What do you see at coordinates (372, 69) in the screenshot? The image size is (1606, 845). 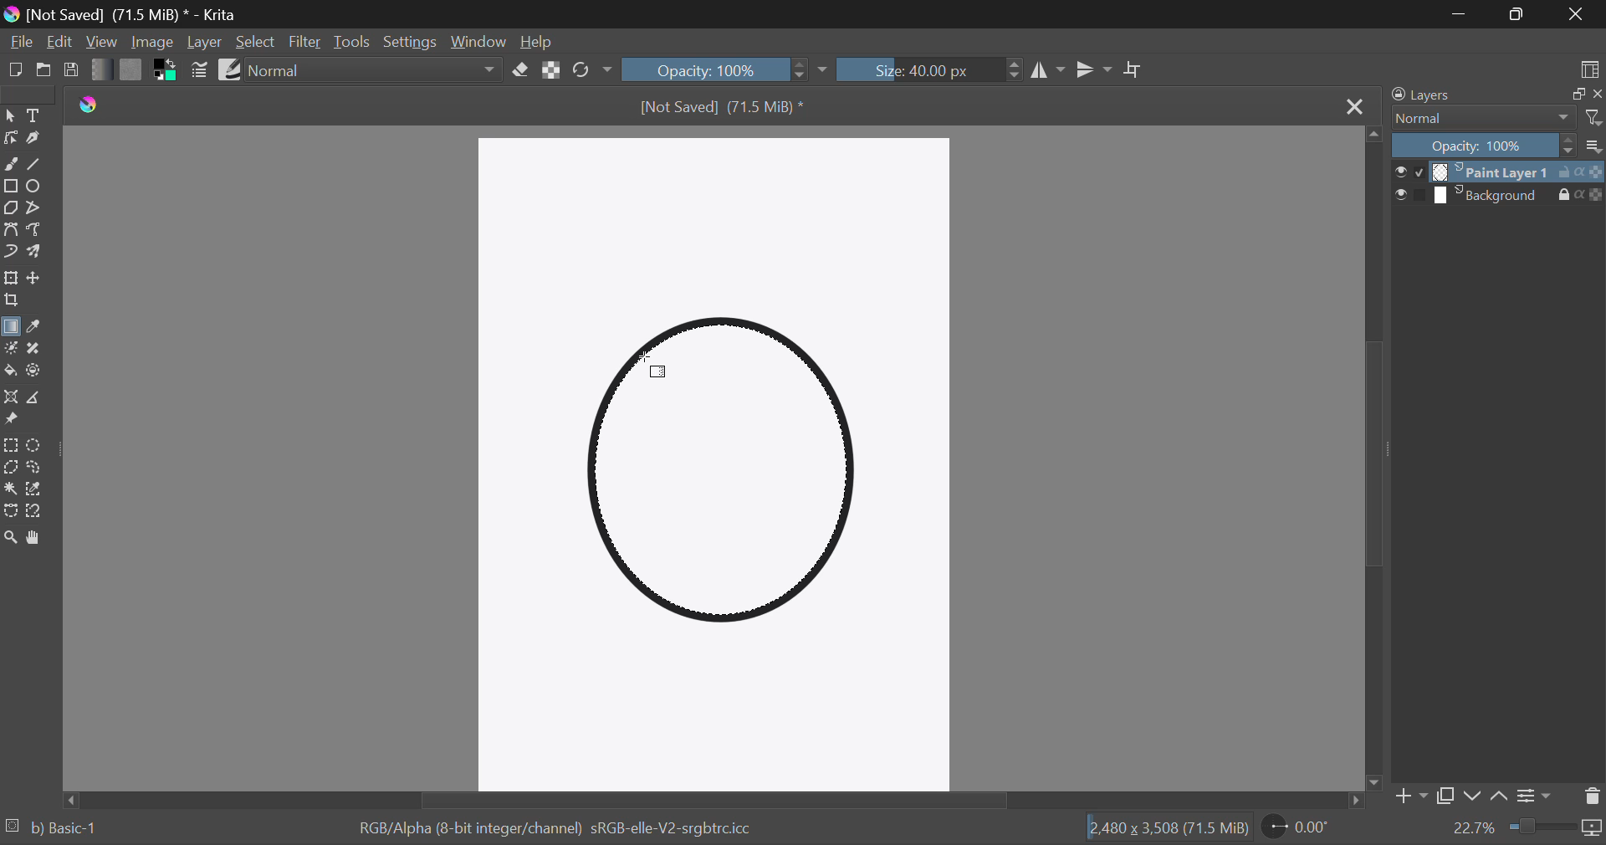 I see `Blending Modes` at bounding box center [372, 69].